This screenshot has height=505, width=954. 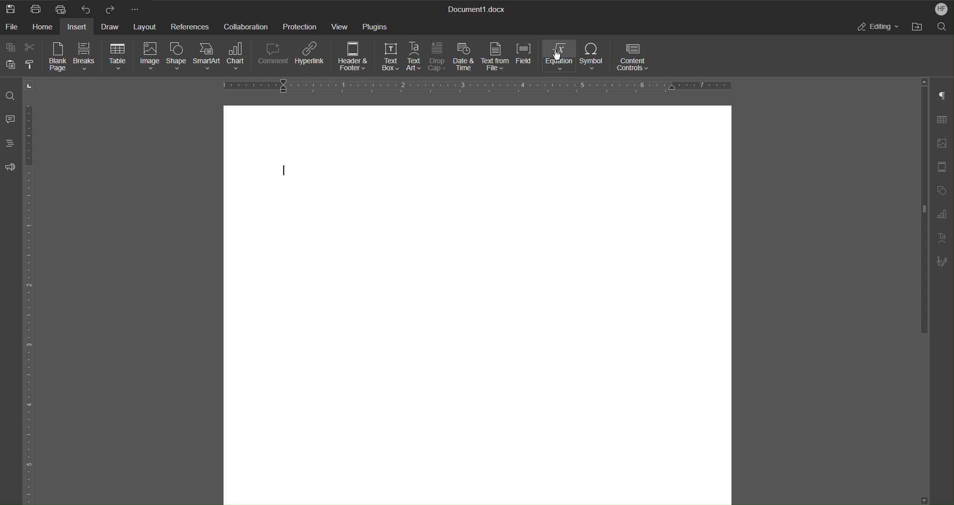 What do you see at coordinates (11, 96) in the screenshot?
I see `Find` at bounding box center [11, 96].